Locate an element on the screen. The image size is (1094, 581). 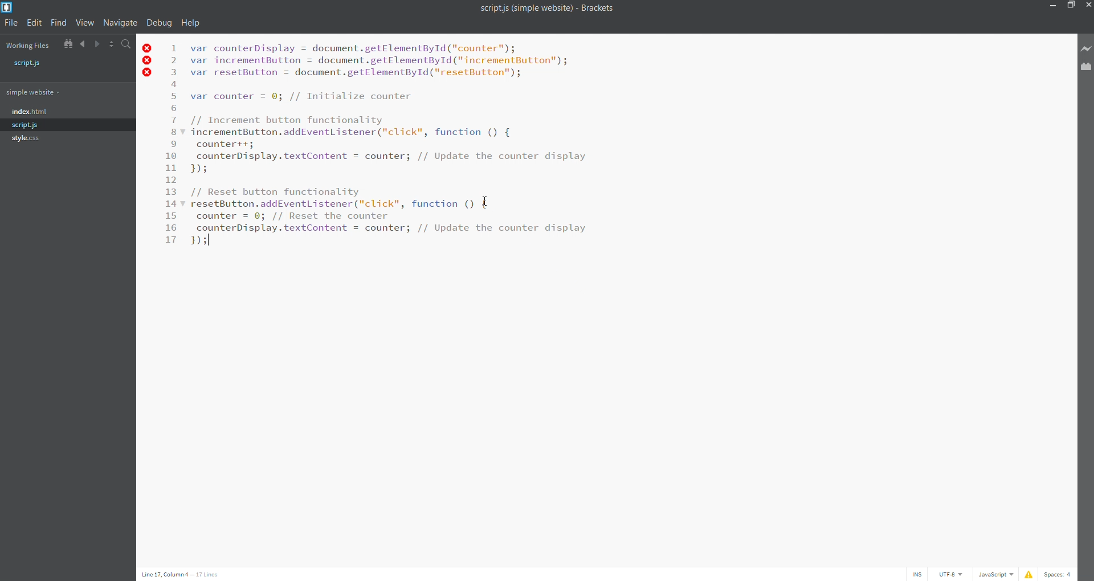
errors is located at coordinates (148, 62).